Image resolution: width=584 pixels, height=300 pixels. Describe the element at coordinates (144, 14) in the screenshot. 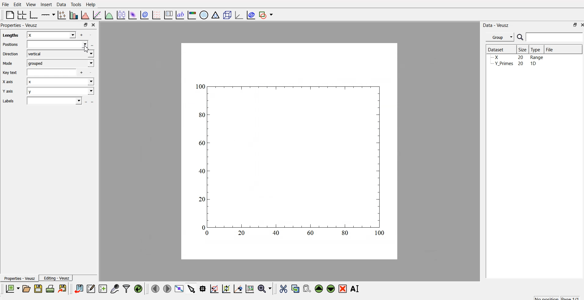

I see `plot data` at that location.